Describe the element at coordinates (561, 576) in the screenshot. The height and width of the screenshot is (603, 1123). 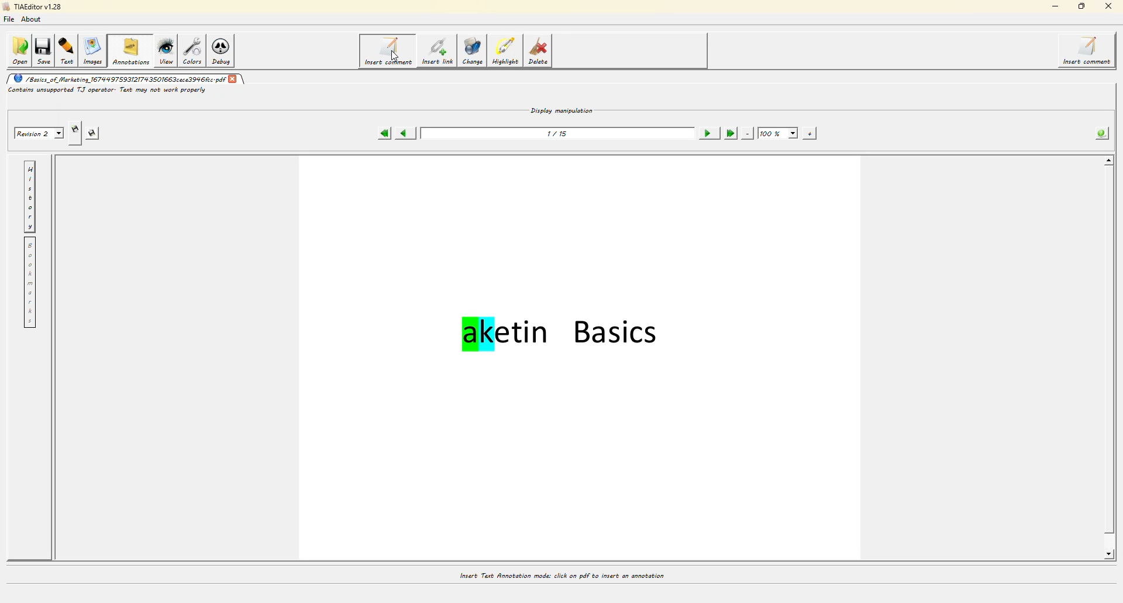
I see `Insert Text Annotation mode: click on pdf to insert an annotation` at that location.